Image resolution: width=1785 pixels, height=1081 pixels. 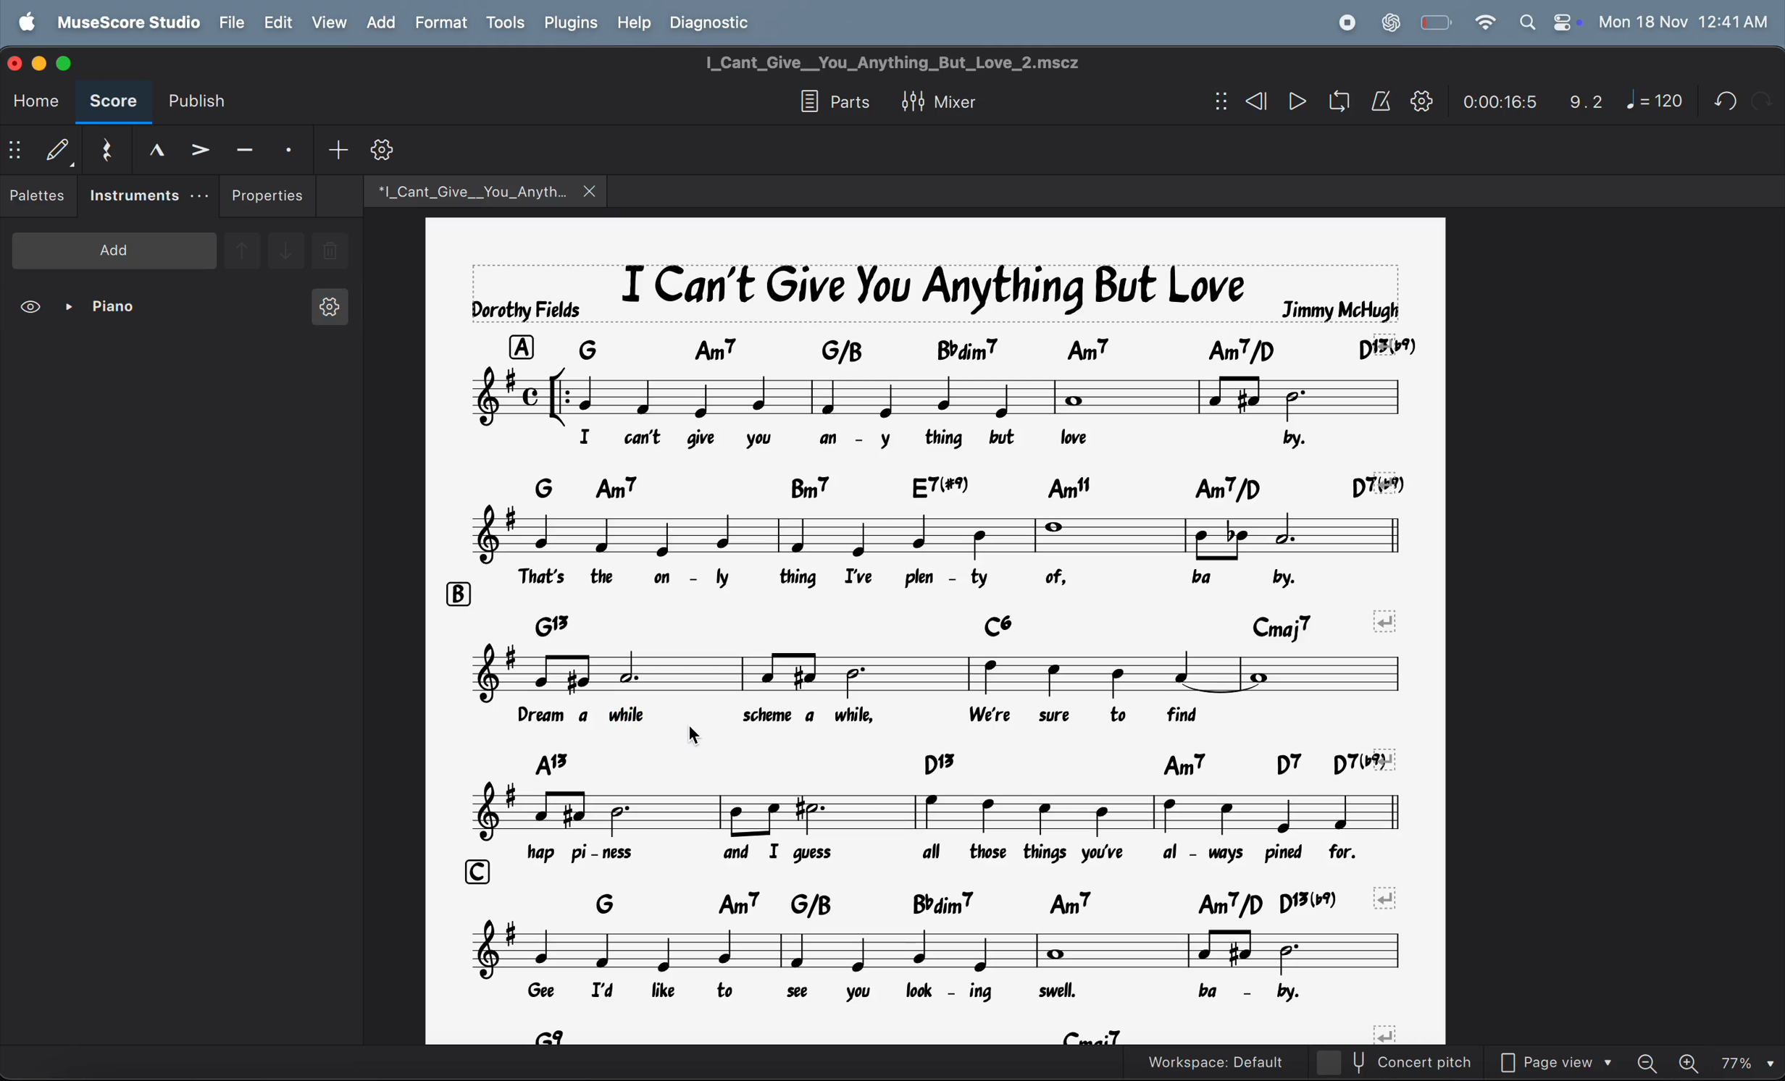 What do you see at coordinates (382, 150) in the screenshot?
I see `customize toobar` at bounding box center [382, 150].